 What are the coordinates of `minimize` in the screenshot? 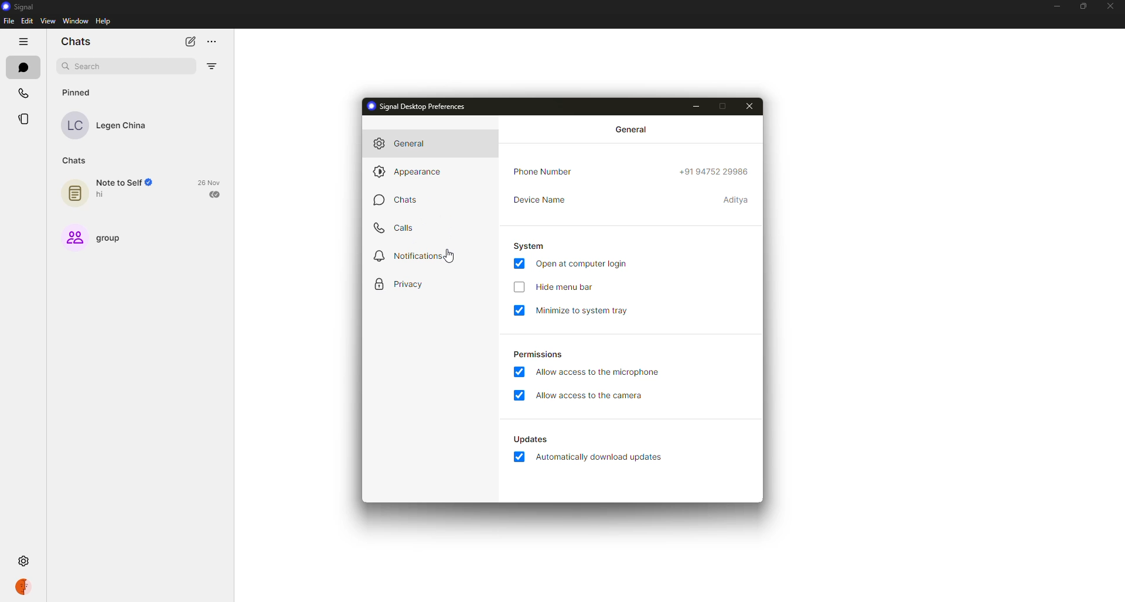 It's located at (1058, 6).